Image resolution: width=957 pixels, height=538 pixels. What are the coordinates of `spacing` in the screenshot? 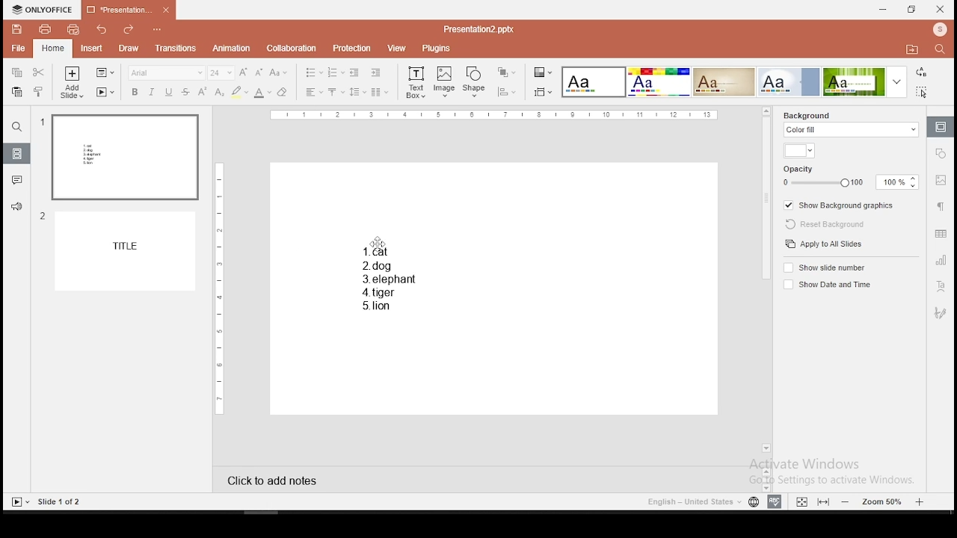 It's located at (358, 91).